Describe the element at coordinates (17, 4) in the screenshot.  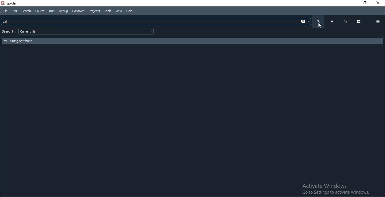
I see `spyder` at that location.